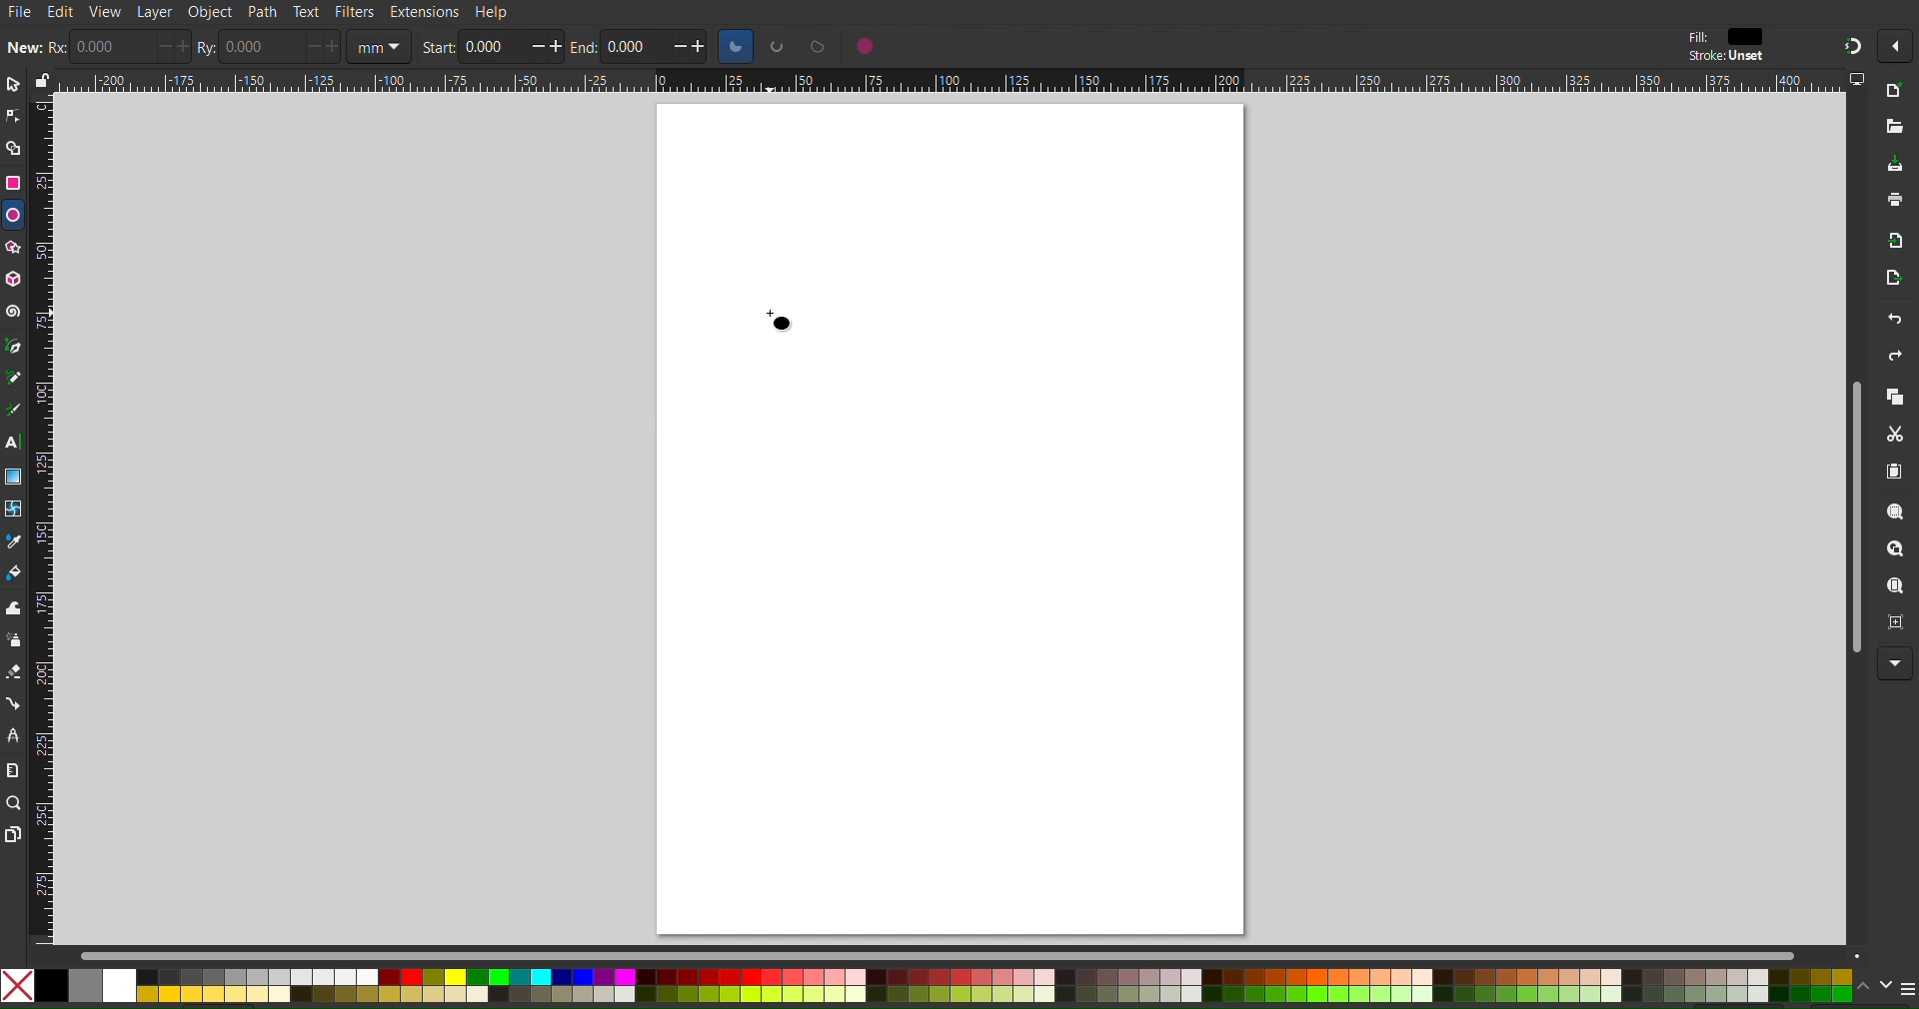  I want to click on unit, so click(376, 44).